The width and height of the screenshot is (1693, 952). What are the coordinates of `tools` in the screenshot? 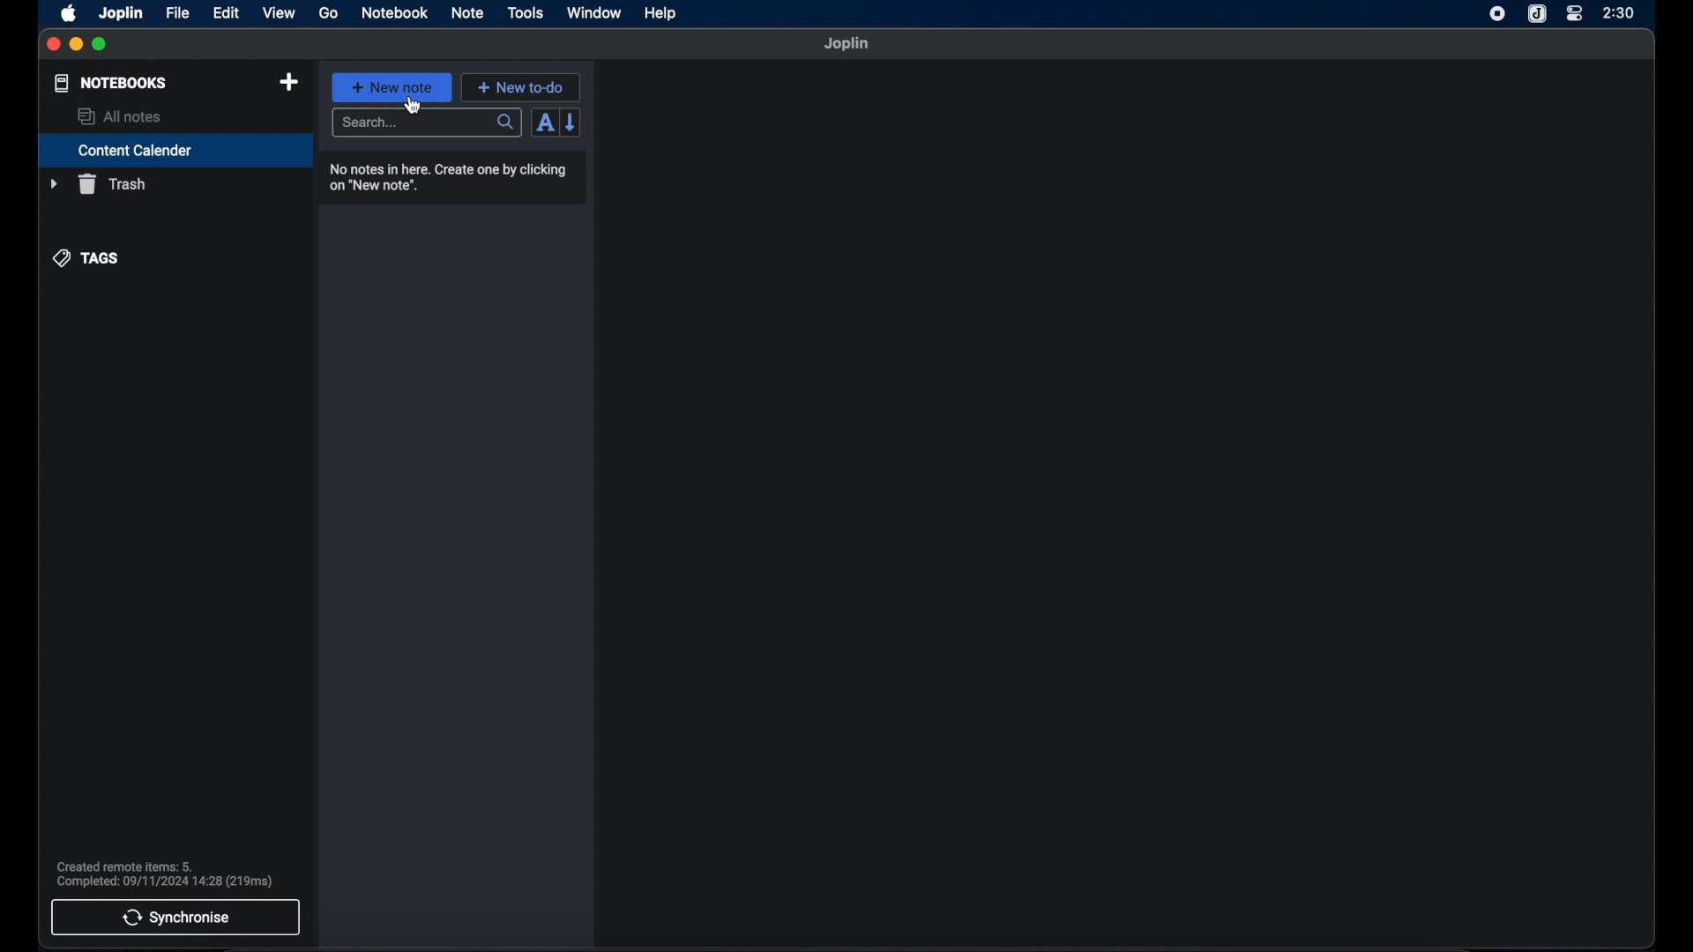 It's located at (525, 12).